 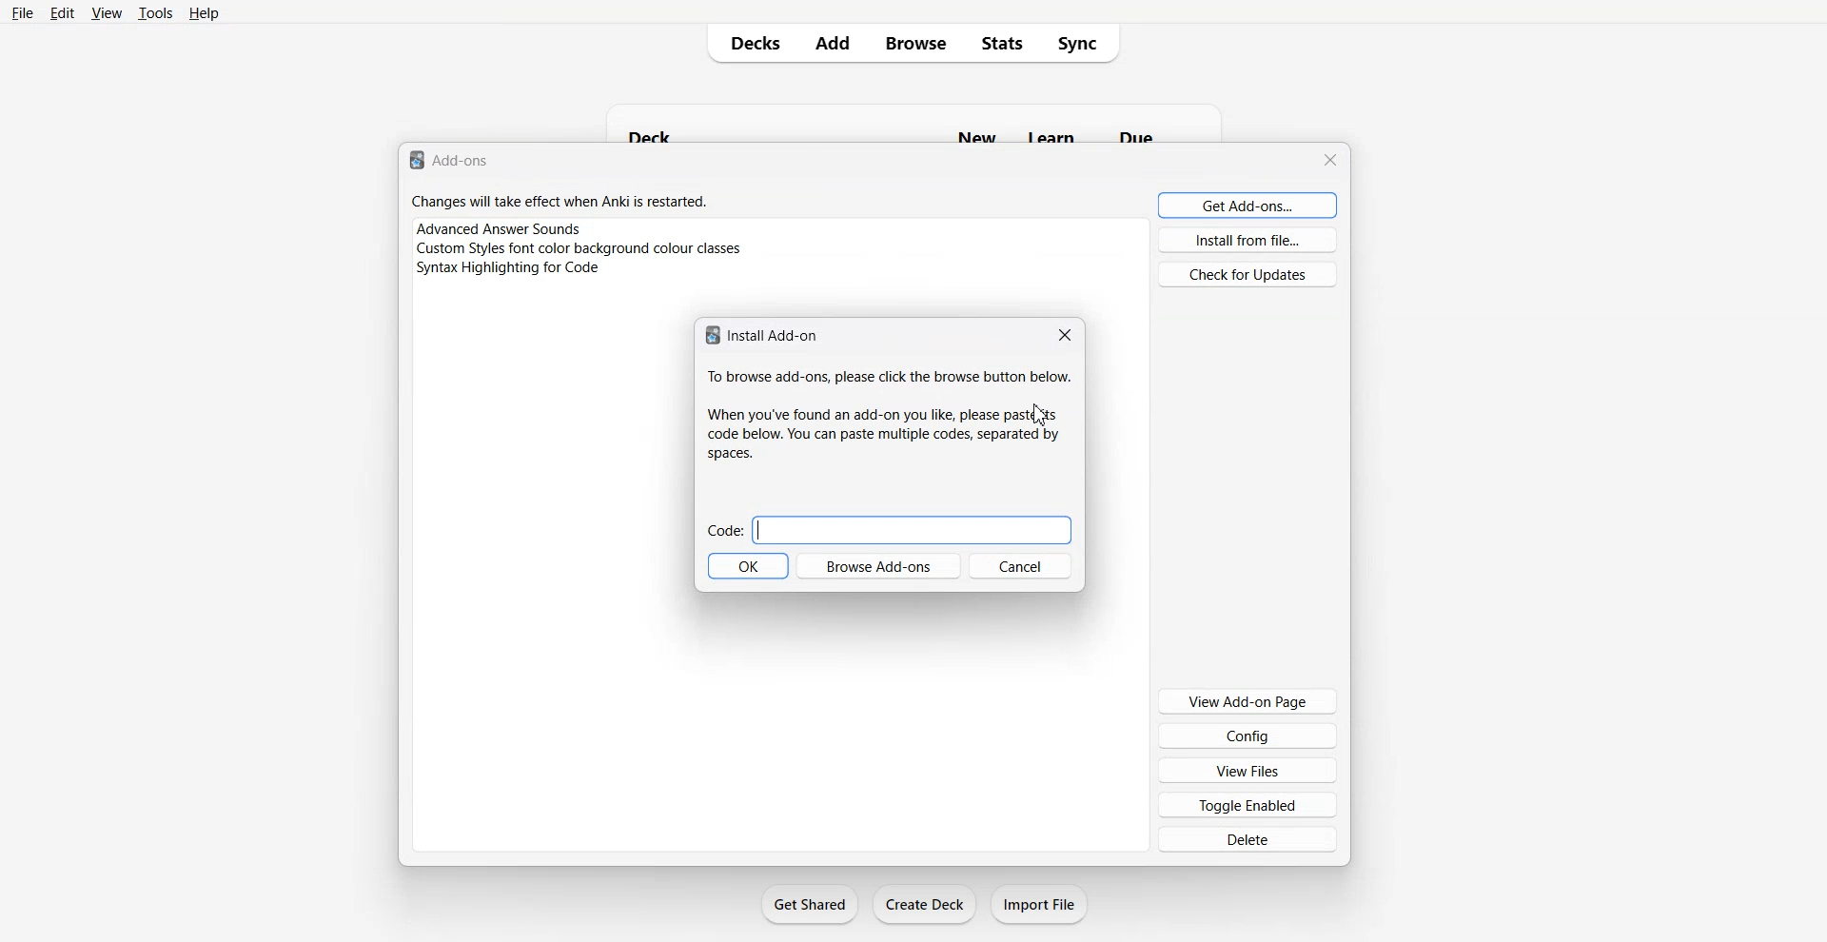 What do you see at coordinates (710, 336) in the screenshot?
I see `logo` at bounding box center [710, 336].